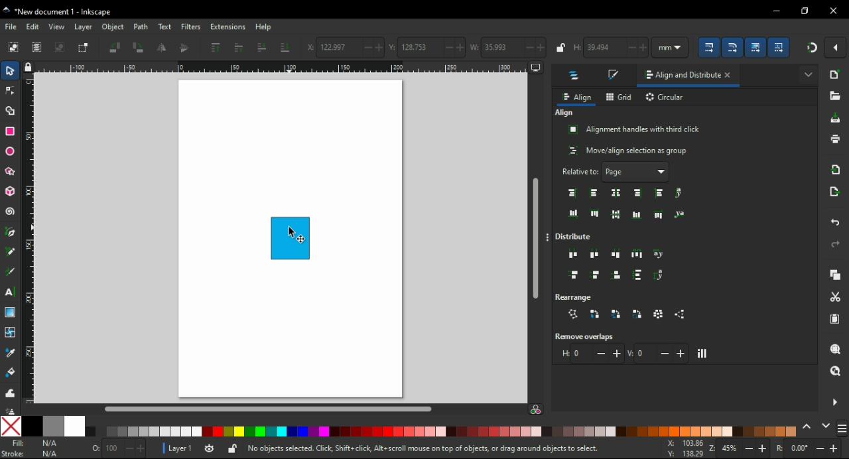 The width and height of the screenshot is (849, 459). What do you see at coordinates (572, 274) in the screenshot?
I see `distribute vertically with even spacing between top edges` at bounding box center [572, 274].